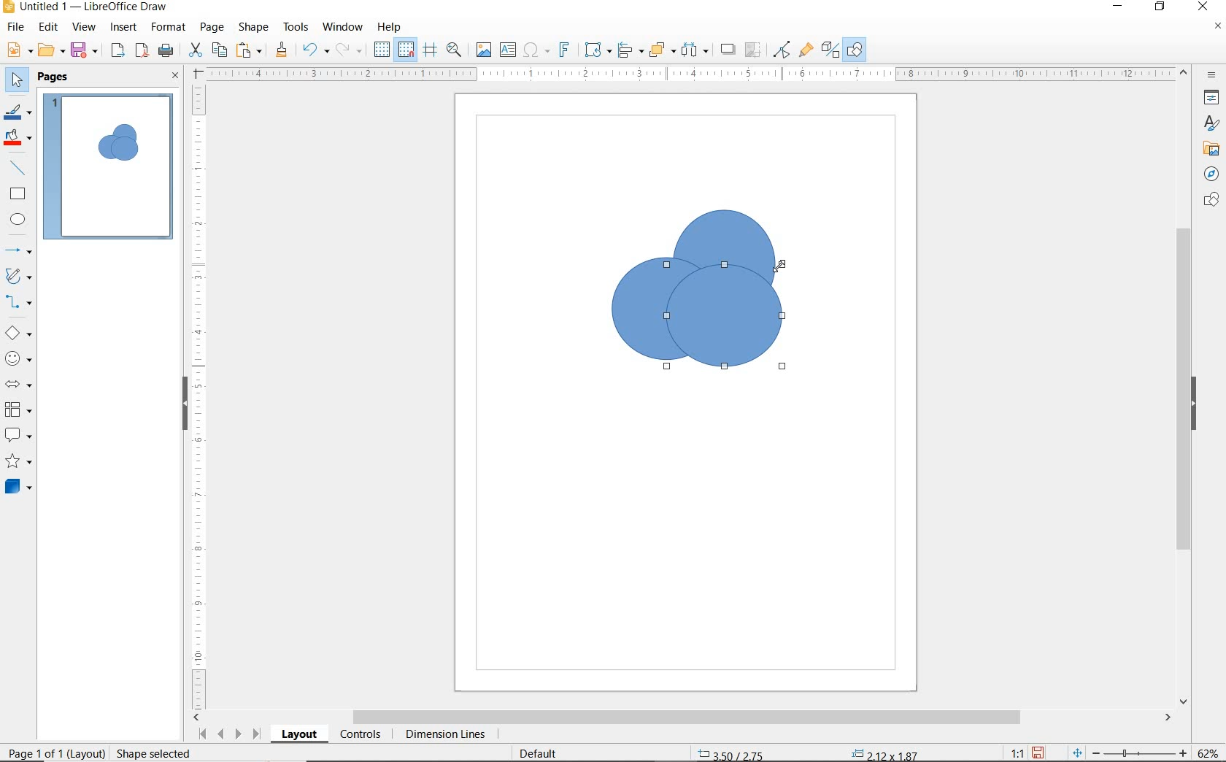  What do you see at coordinates (362, 736) in the screenshot?
I see `CONTROLS` at bounding box center [362, 736].